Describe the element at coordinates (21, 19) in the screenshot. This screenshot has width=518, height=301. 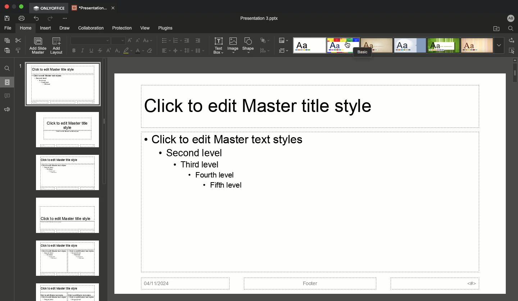
I see `Print` at that location.